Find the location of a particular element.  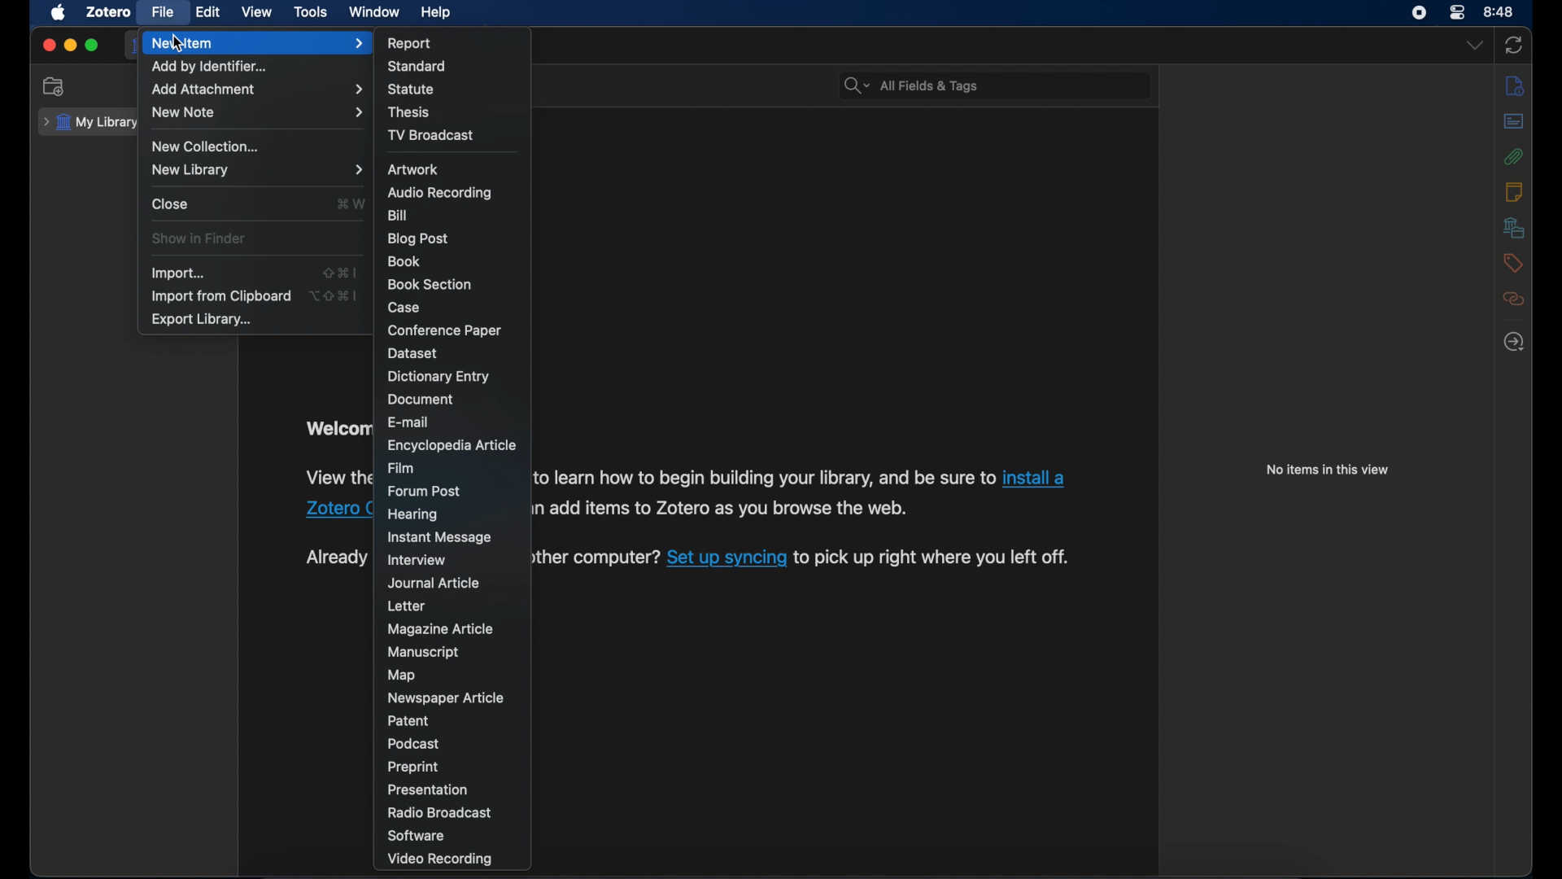

time is located at coordinates (1499, 12).